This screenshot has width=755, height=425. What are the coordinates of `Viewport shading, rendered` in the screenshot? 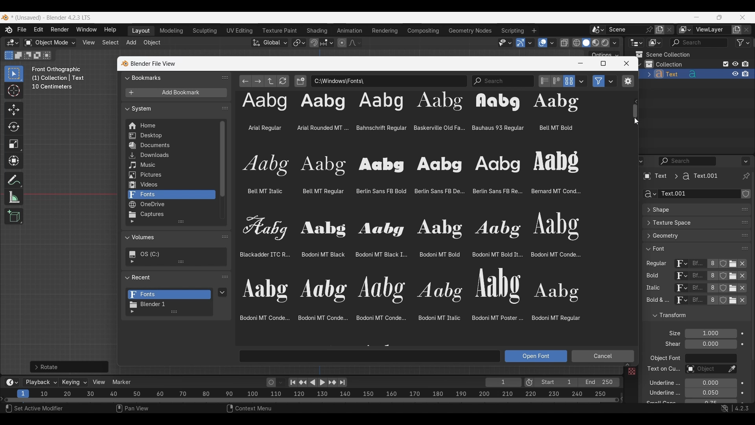 It's located at (605, 42).